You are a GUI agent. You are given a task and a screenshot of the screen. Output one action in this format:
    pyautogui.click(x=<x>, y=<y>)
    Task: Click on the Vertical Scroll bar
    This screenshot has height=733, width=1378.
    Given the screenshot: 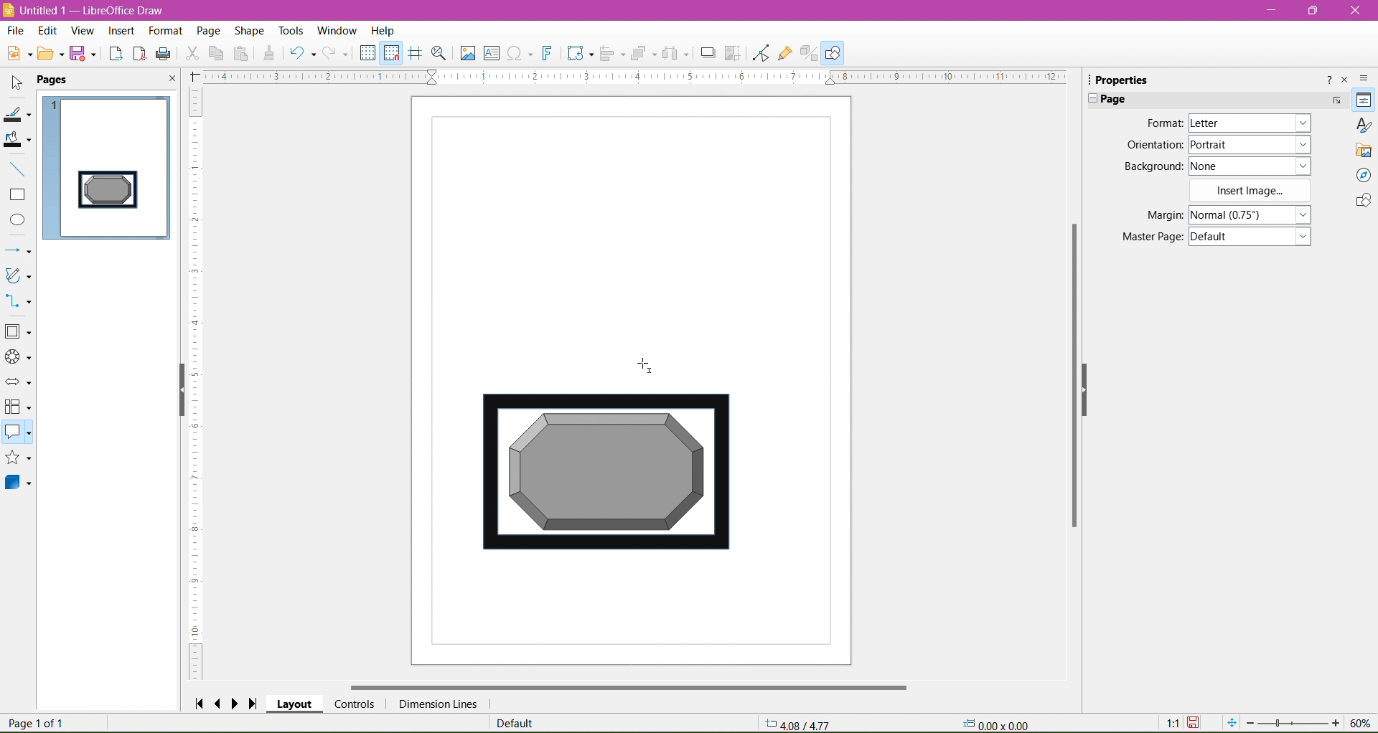 What is the action you would take?
    pyautogui.click(x=1074, y=381)
    